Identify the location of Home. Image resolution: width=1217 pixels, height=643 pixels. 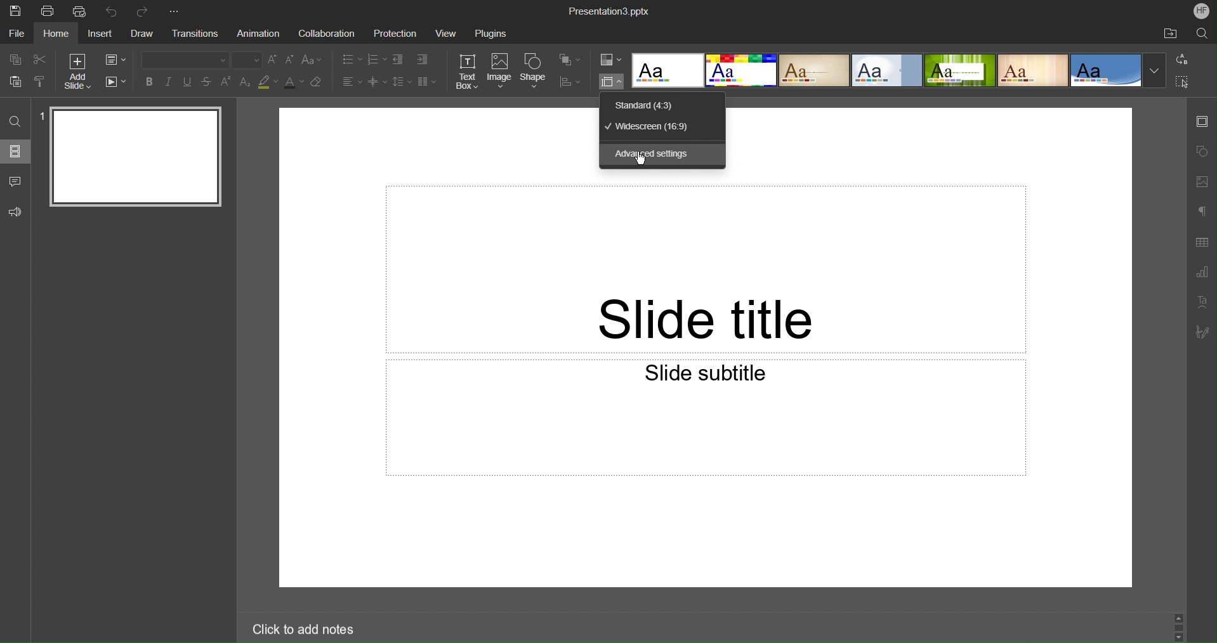
(57, 34).